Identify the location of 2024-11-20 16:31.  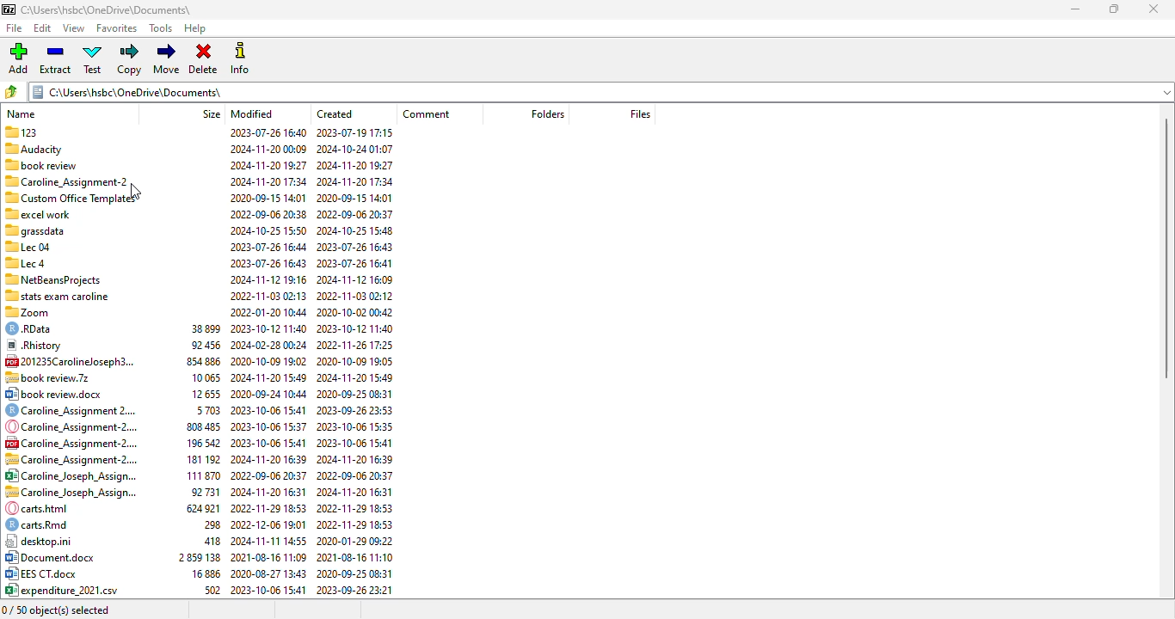
(354, 493).